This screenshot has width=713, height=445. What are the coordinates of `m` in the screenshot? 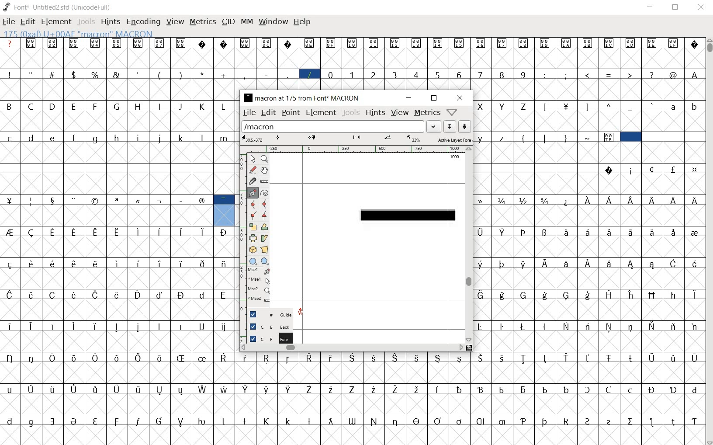 It's located at (225, 137).